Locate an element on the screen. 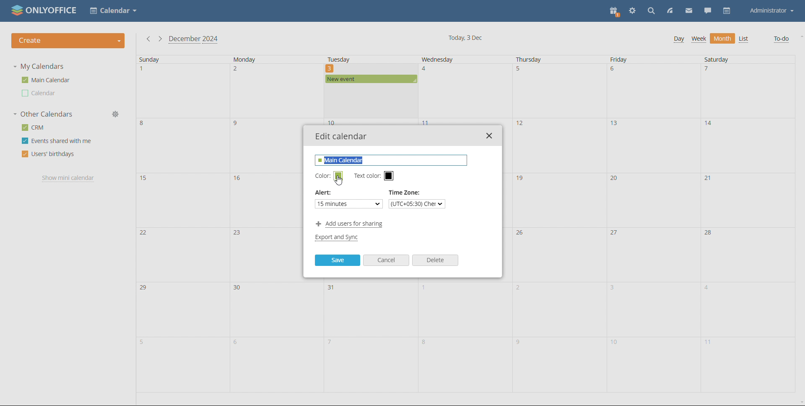 This screenshot has height=406, width=805. date is located at coordinates (462, 310).